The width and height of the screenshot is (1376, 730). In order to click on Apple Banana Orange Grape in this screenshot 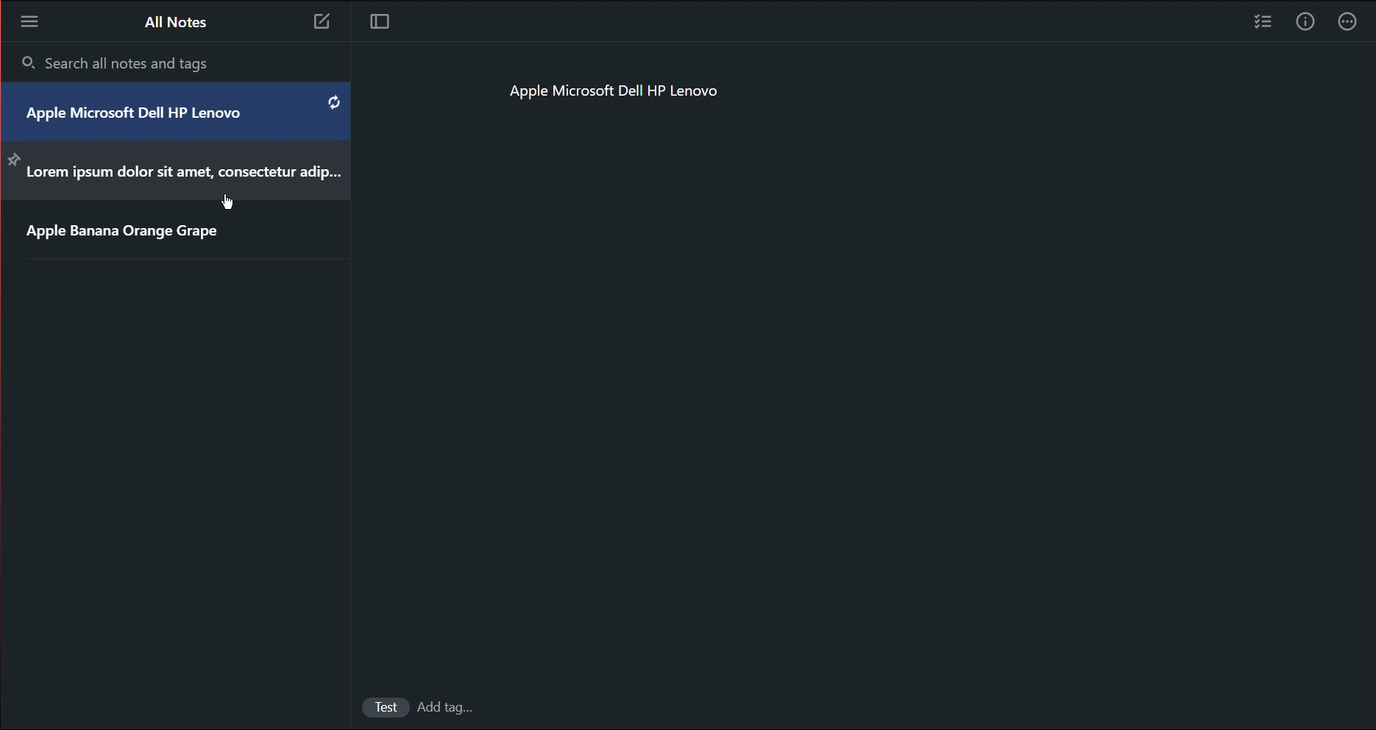, I will do `click(123, 234)`.